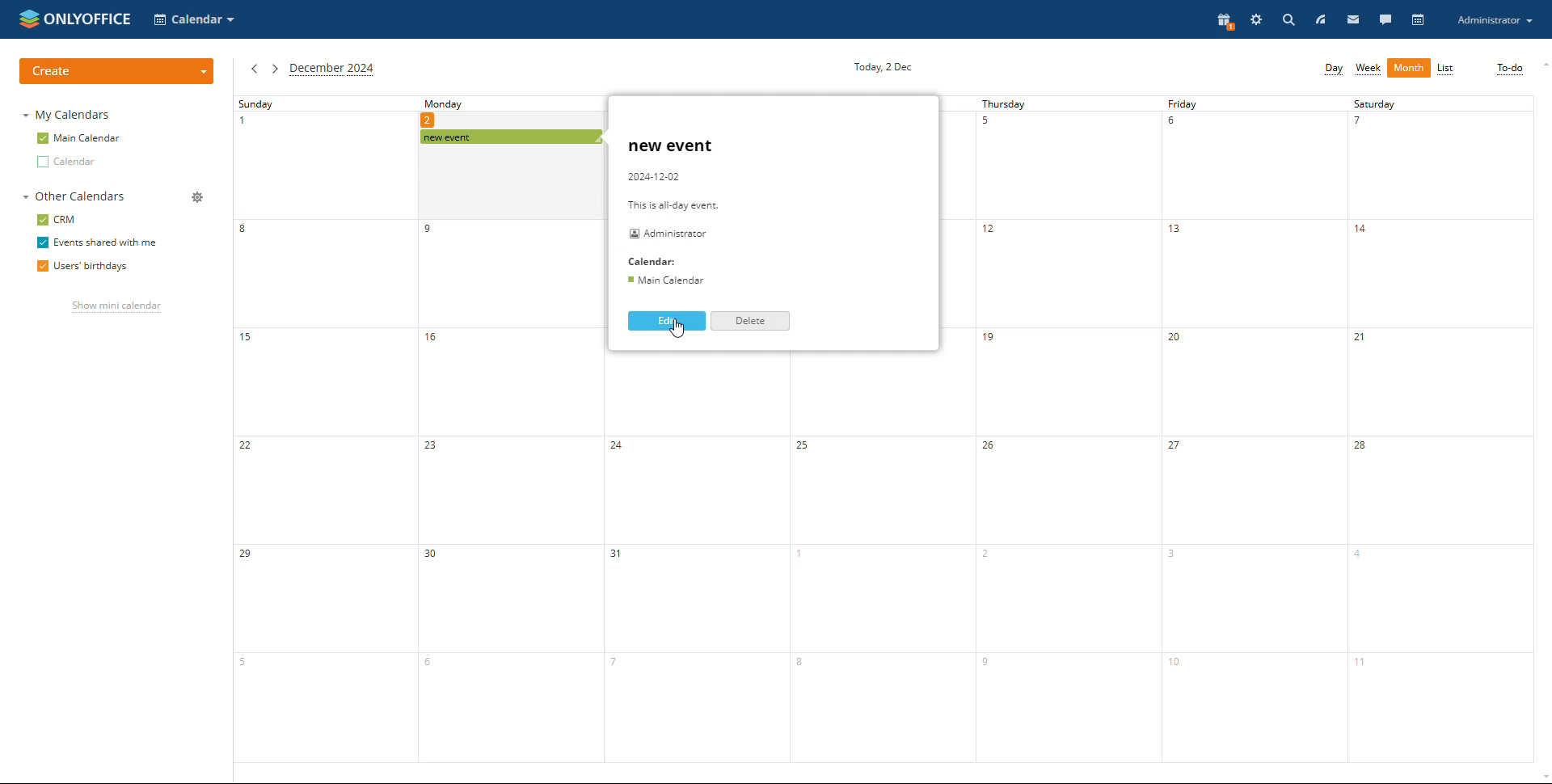 This screenshot has width=1552, height=784. I want to click on logo, so click(74, 19).